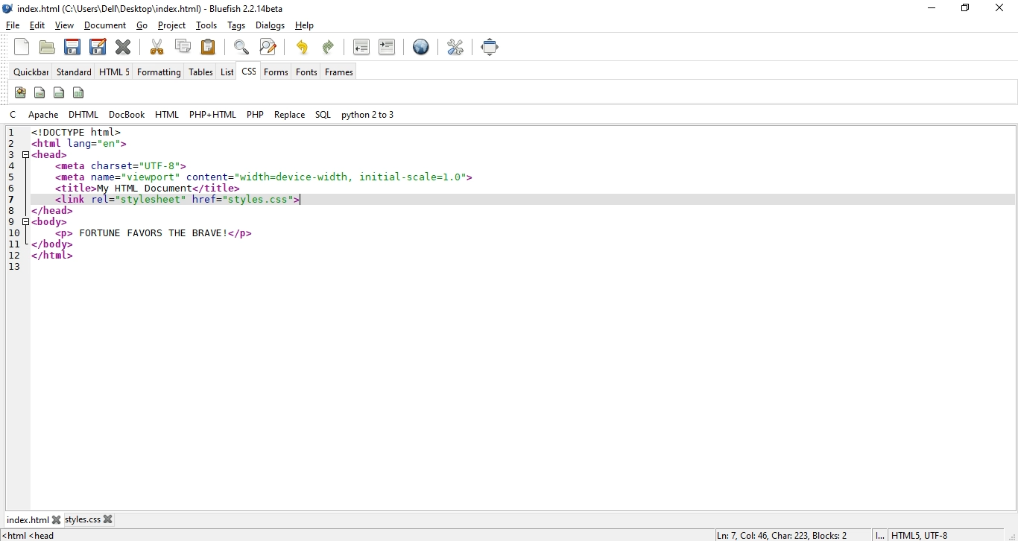  Describe the element at coordinates (66, 25) in the screenshot. I see `view` at that location.